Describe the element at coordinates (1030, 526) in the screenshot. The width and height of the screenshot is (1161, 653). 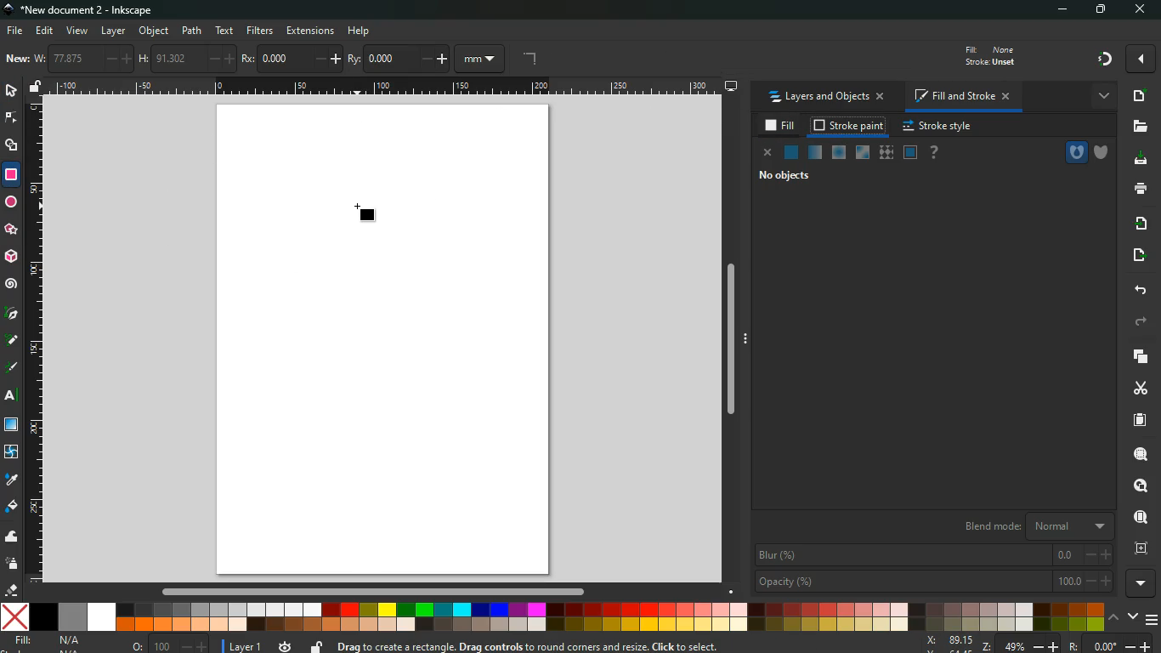
I see `blend mode` at that location.